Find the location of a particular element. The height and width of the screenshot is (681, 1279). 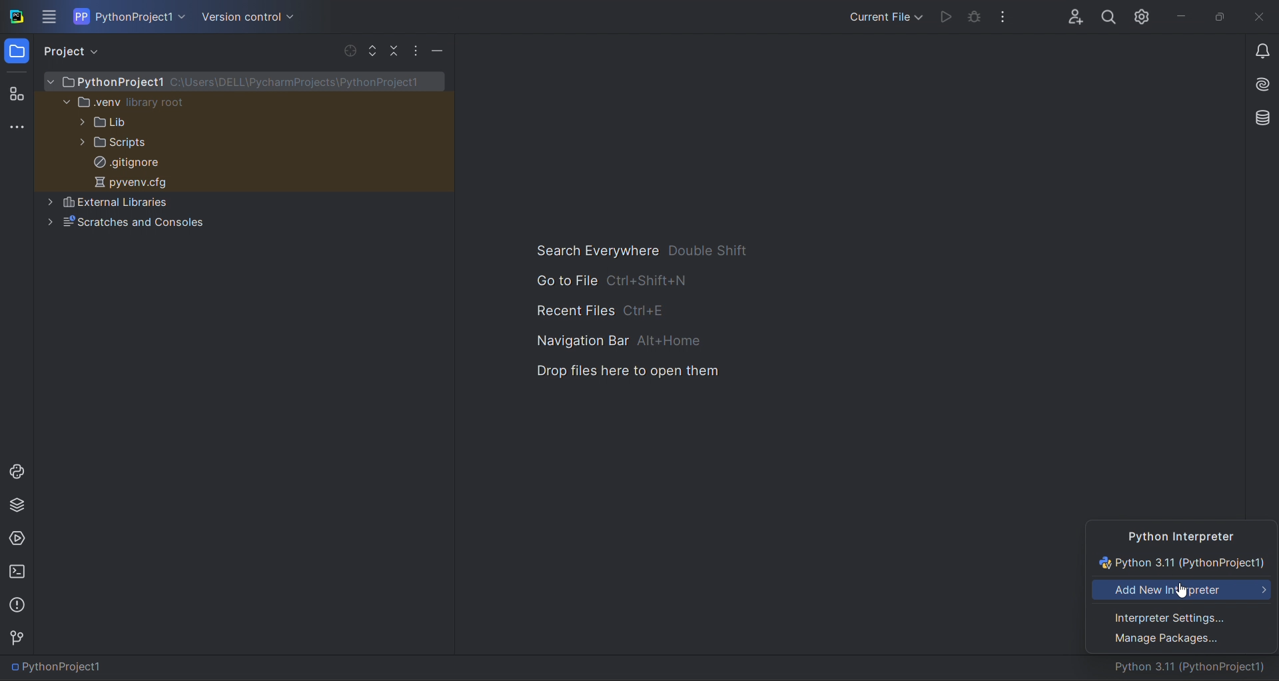

settings is located at coordinates (1144, 14).